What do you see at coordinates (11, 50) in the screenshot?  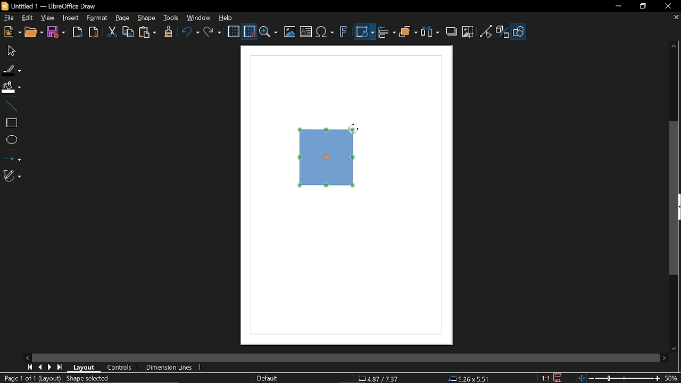 I see `Move` at bounding box center [11, 50].